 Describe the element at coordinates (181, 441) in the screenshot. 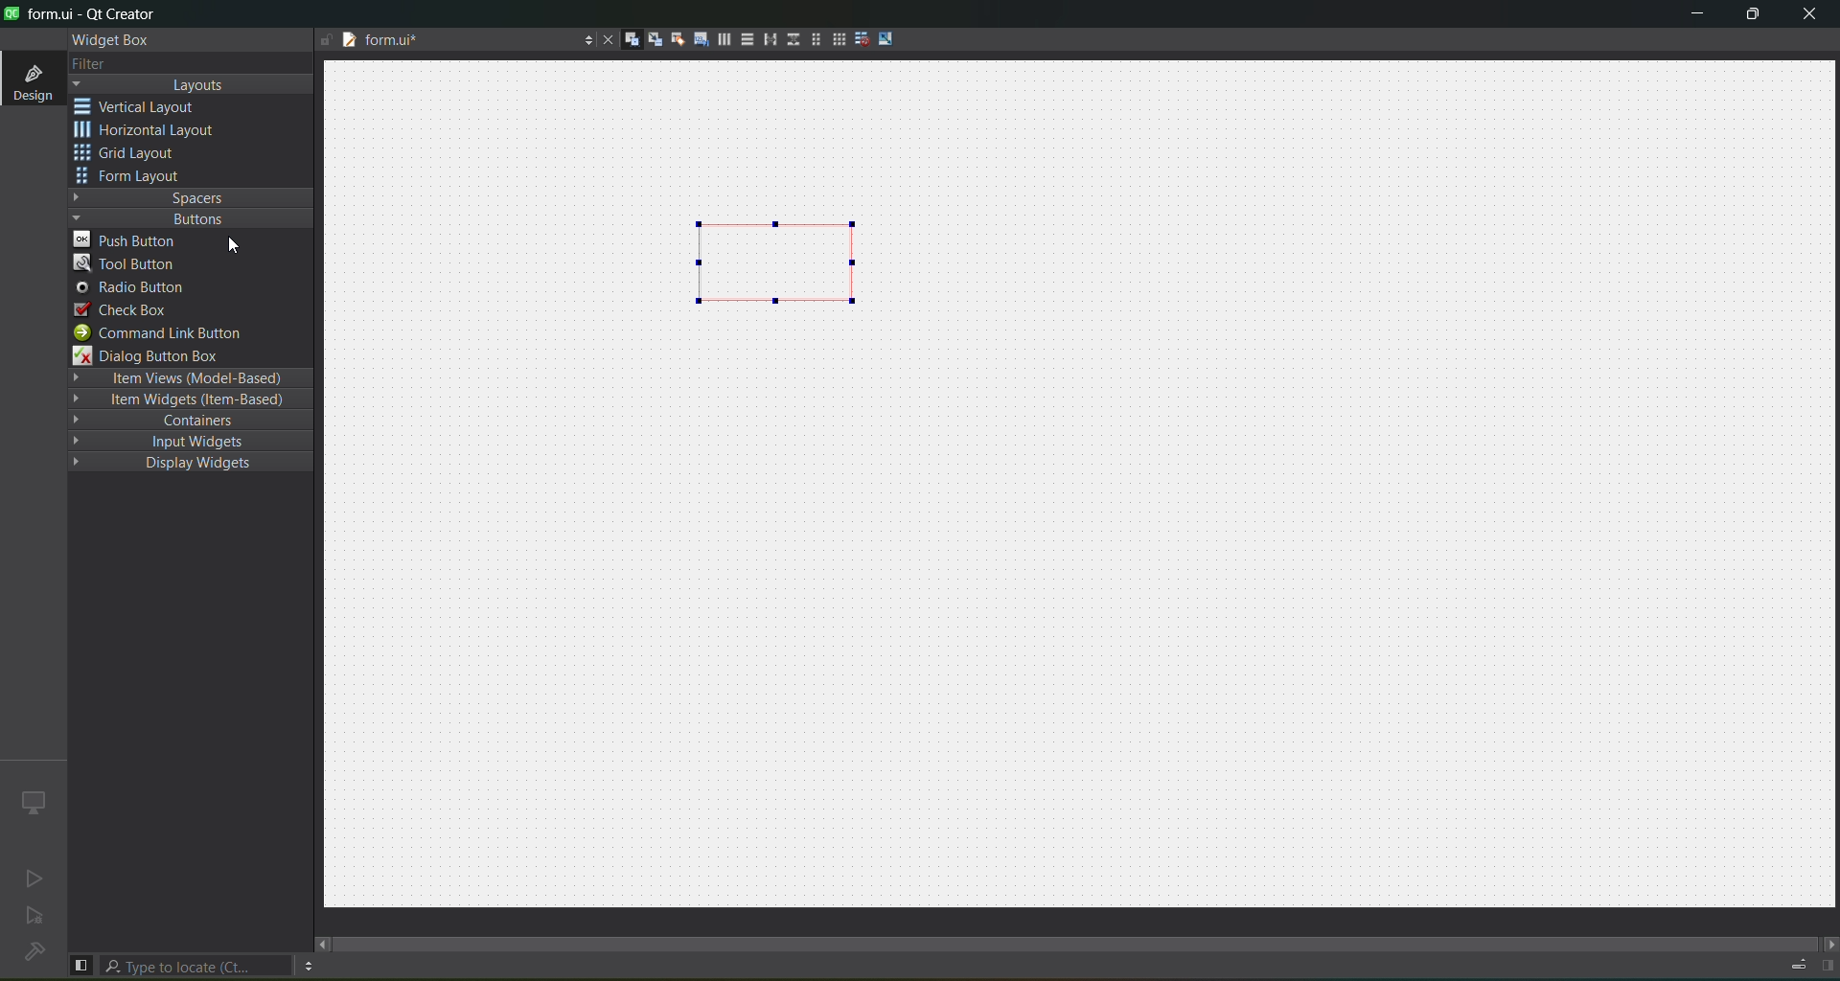

I see `input widgets` at that location.